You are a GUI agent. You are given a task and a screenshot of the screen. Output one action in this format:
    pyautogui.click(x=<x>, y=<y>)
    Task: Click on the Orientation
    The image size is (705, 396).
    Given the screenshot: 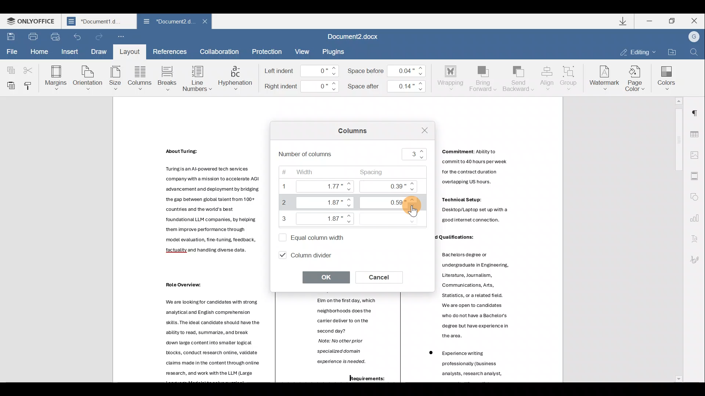 What is the action you would take?
    pyautogui.click(x=88, y=77)
    